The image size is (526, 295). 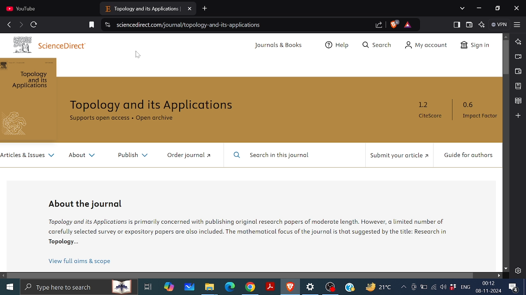 I want to click on Move up, so click(x=506, y=36).